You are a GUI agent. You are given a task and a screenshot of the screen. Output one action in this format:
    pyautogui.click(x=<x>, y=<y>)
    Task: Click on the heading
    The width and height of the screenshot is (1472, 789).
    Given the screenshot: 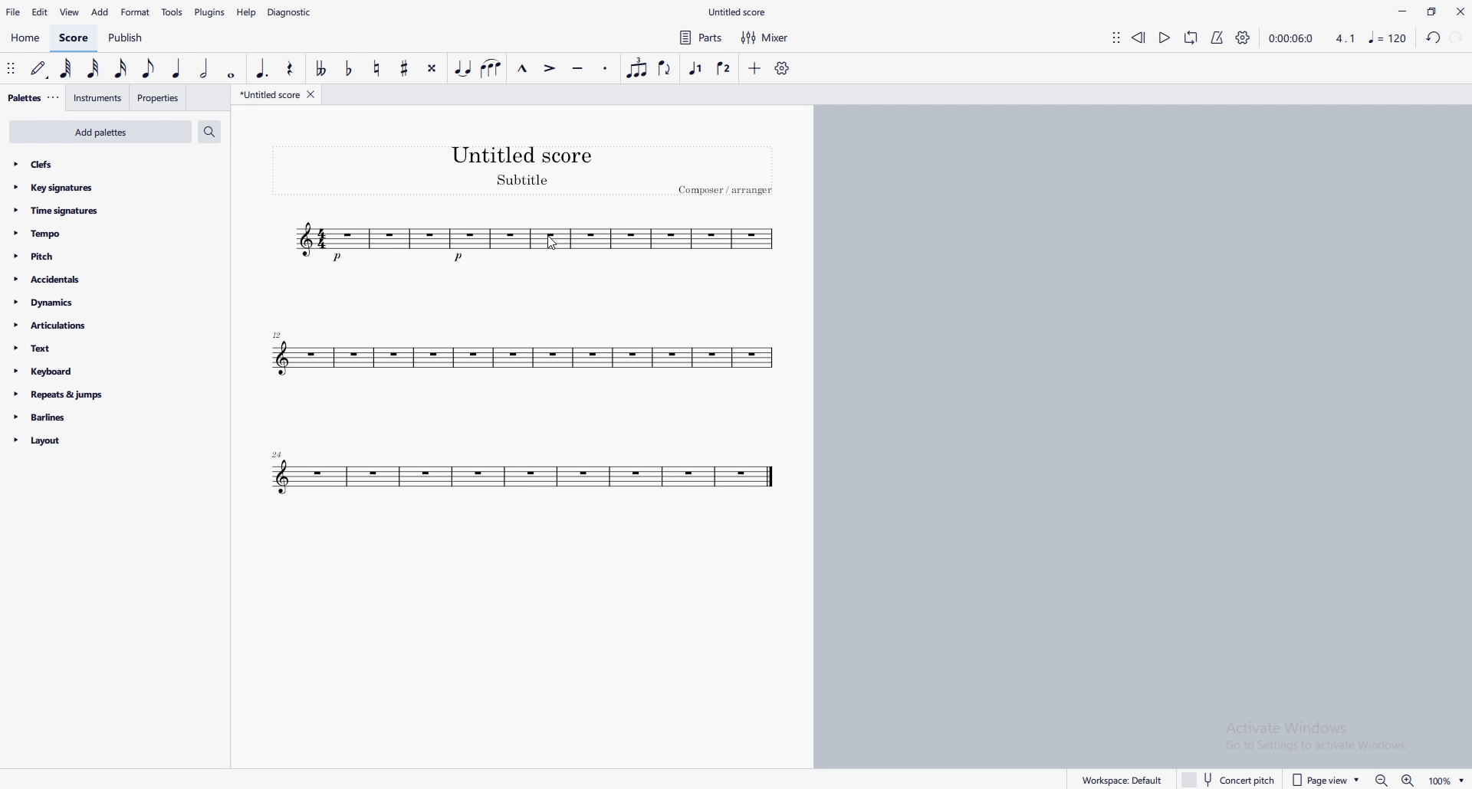 What is the action you would take?
    pyautogui.click(x=524, y=170)
    